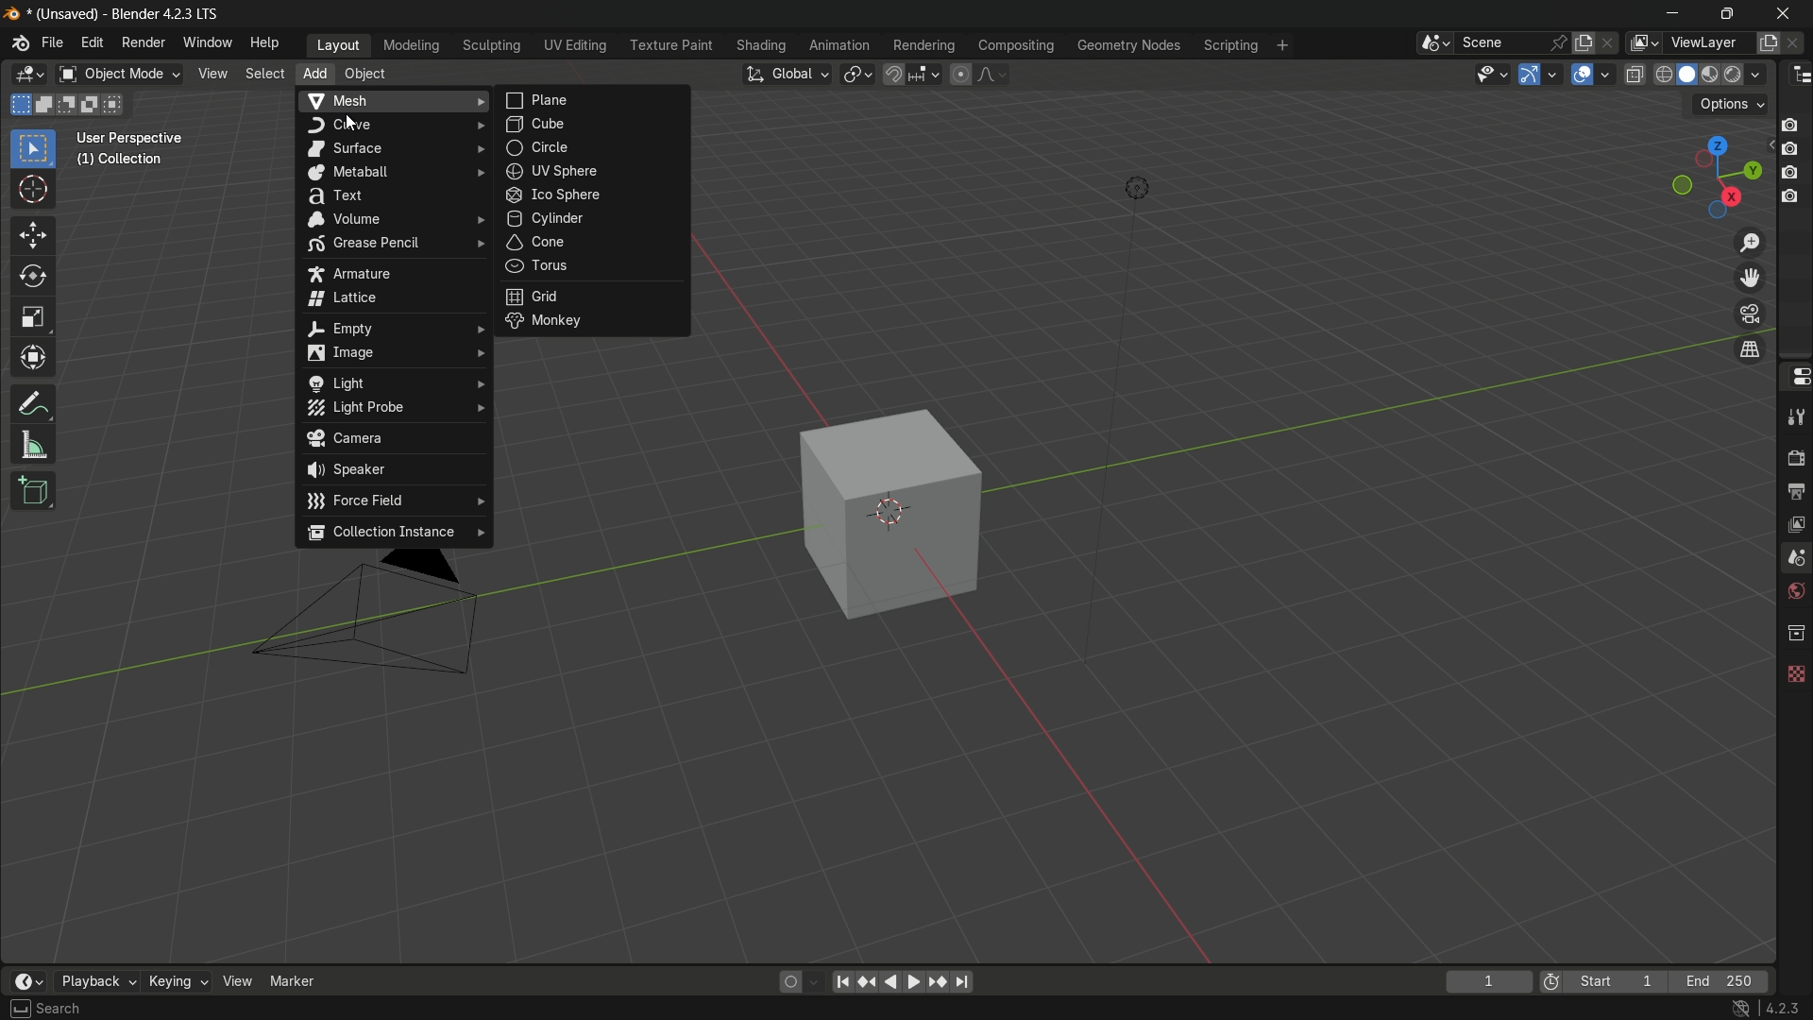  I want to click on layout menu, so click(340, 46).